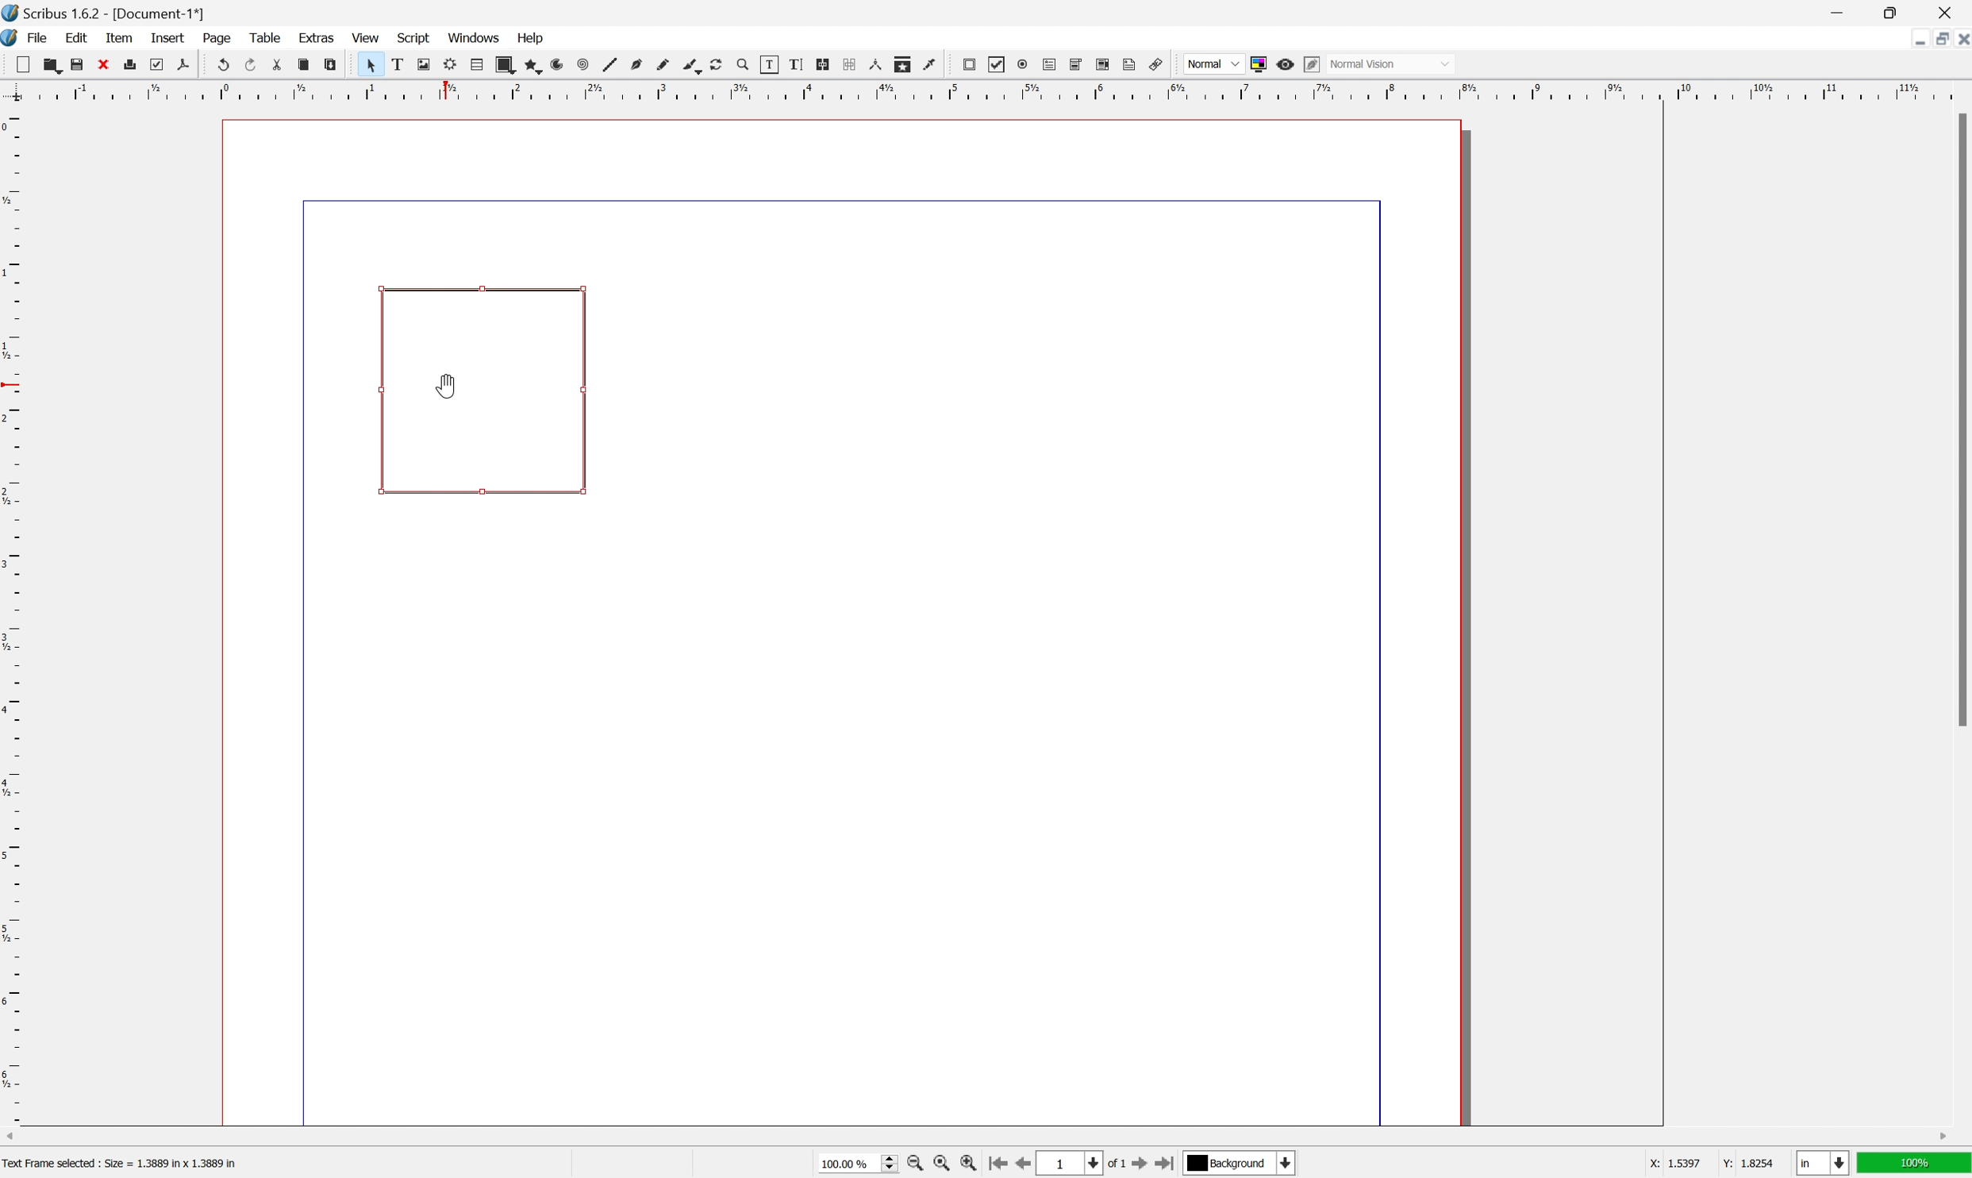 The height and width of the screenshot is (1178, 1972). Describe the element at coordinates (183, 64) in the screenshot. I see `save as pdf` at that location.